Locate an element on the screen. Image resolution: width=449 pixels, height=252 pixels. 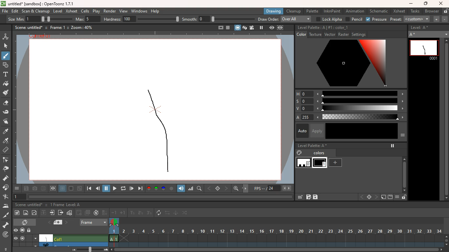
zoom is located at coordinates (277, 250).